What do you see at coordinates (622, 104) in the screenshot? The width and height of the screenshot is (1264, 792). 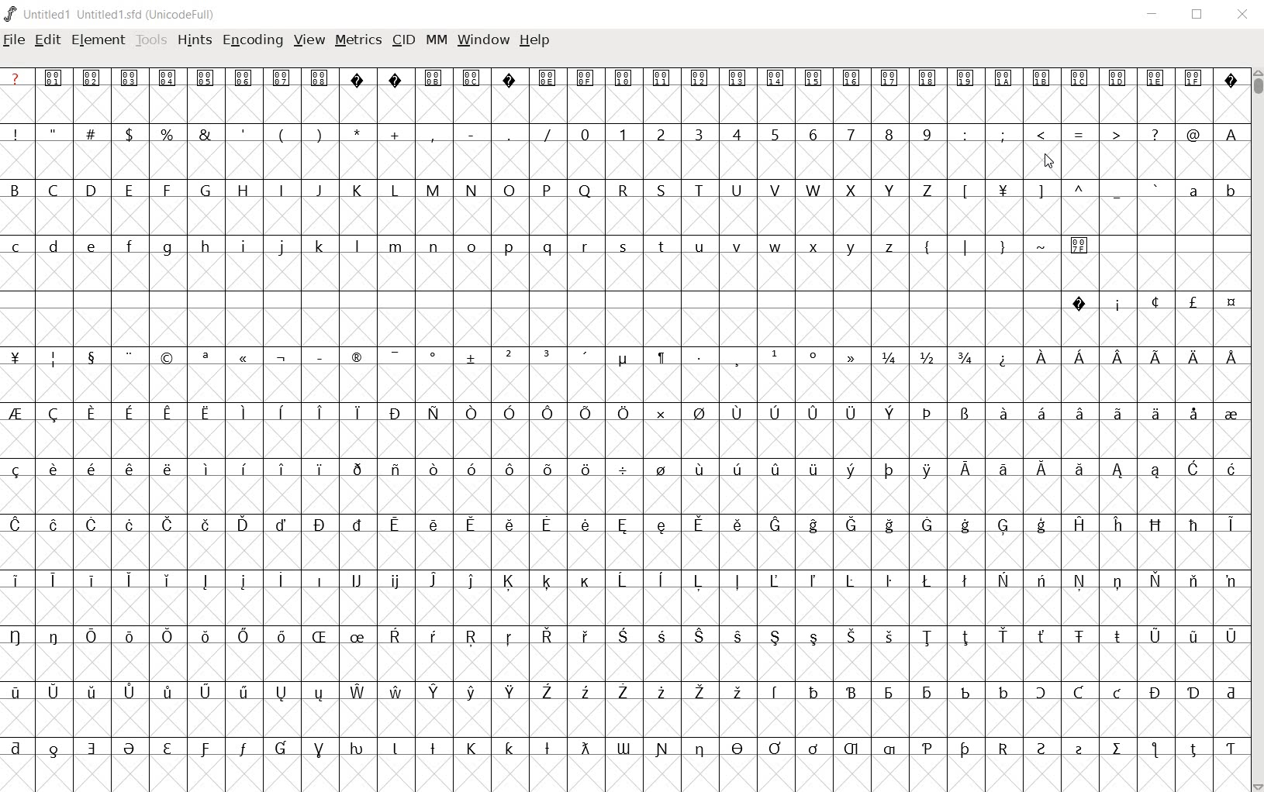 I see `empty cells` at bounding box center [622, 104].